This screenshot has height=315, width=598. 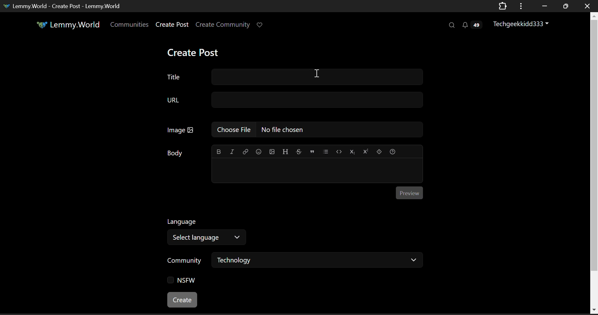 What do you see at coordinates (521, 23) in the screenshot?
I see `Techgeekkidd333` at bounding box center [521, 23].